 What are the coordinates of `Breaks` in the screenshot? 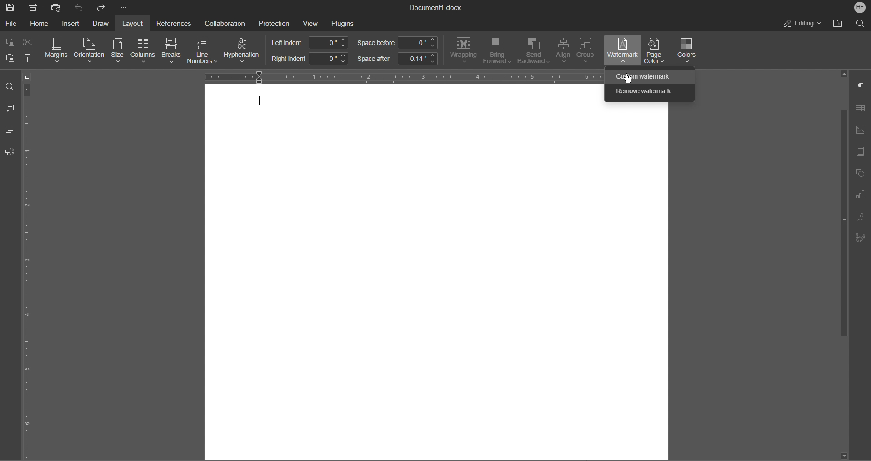 It's located at (172, 51).